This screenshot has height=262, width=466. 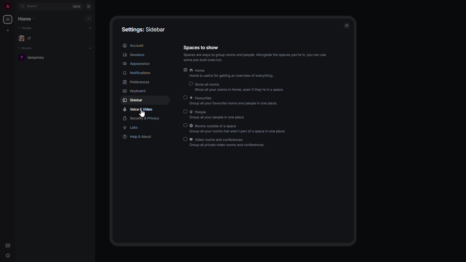 I want to click on create new space, so click(x=9, y=30).